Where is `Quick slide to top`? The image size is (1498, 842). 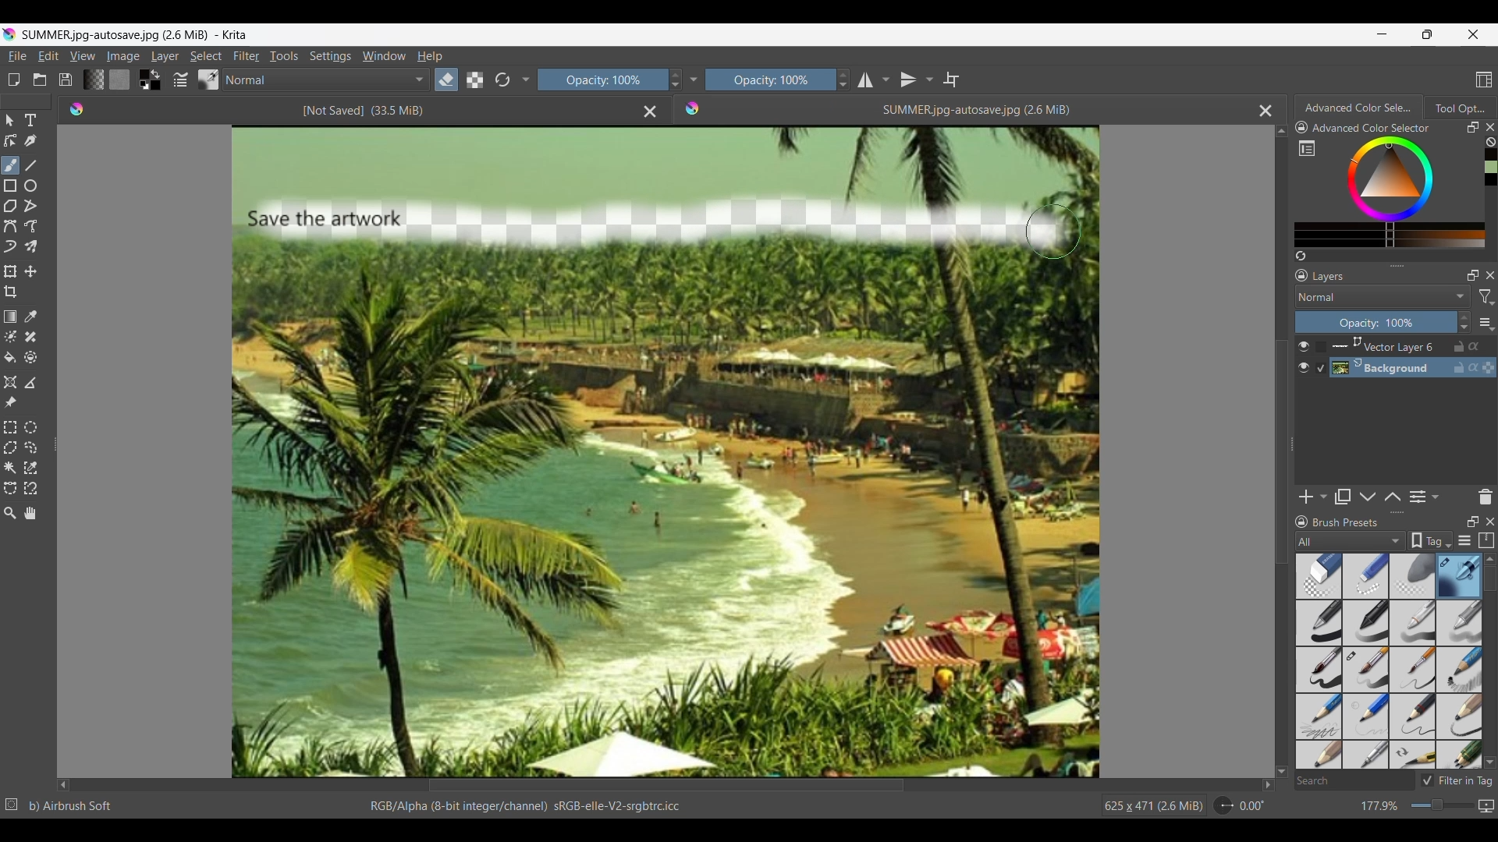 Quick slide to top is located at coordinates (1282, 132).